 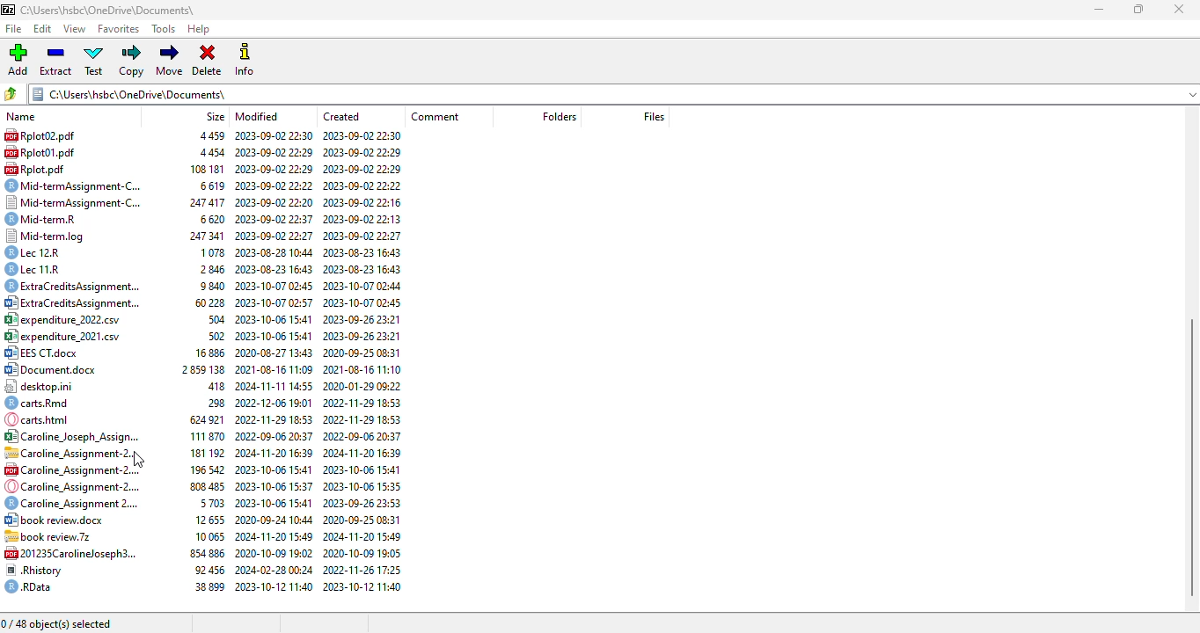 What do you see at coordinates (274, 569) in the screenshot?
I see `2024-02-28 00:24` at bounding box center [274, 569].